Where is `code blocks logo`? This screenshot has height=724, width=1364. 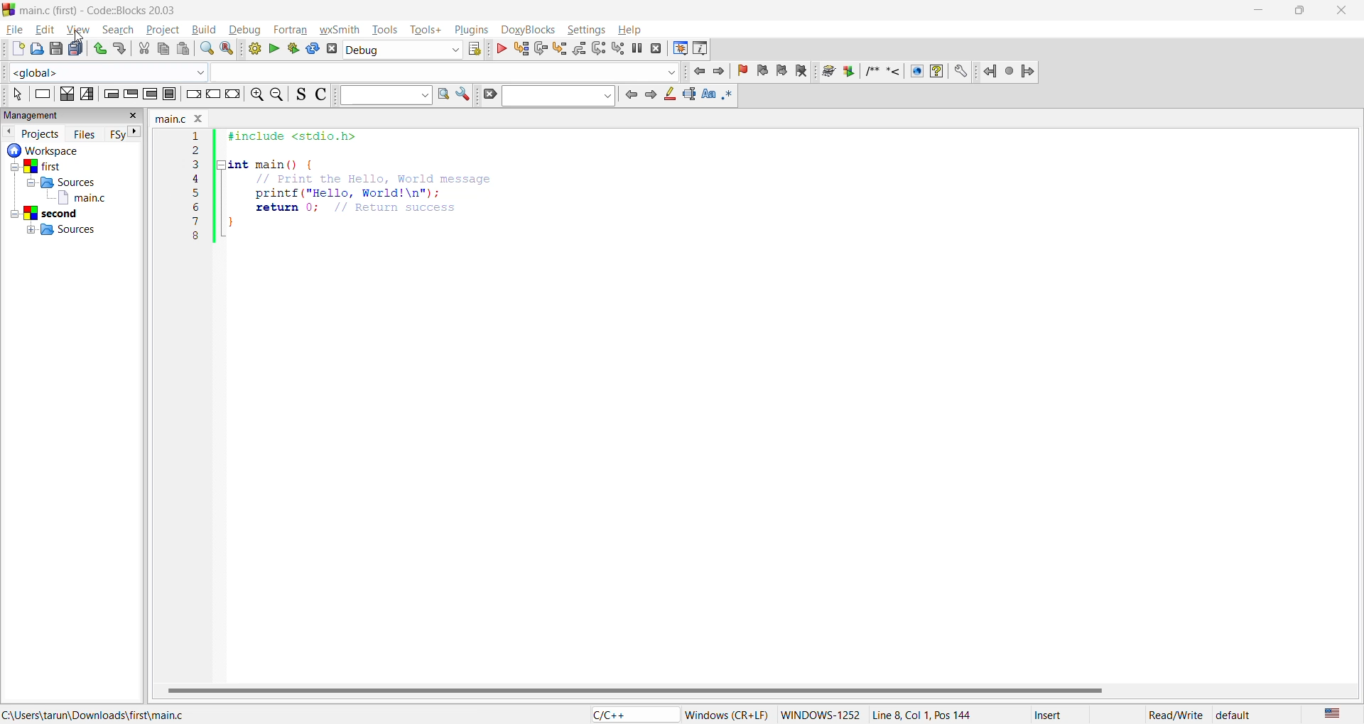
code blocks logo is located at coordinates (9, 11).